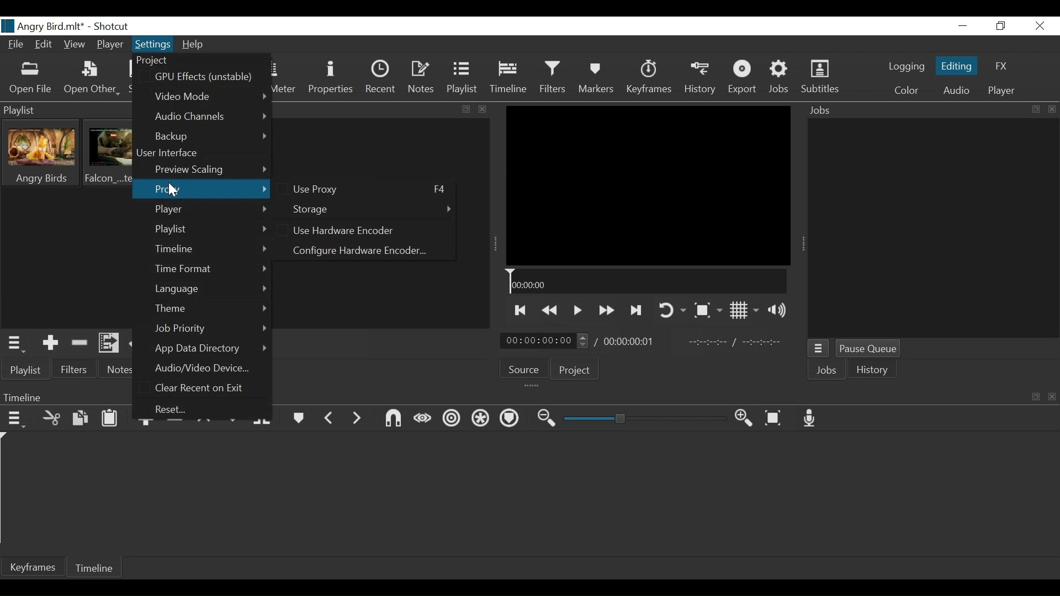 This screenshot has height=596, width=1060. Describe the element at coordinates (75, 369) in the screenshot. I see `Filter` at that location.